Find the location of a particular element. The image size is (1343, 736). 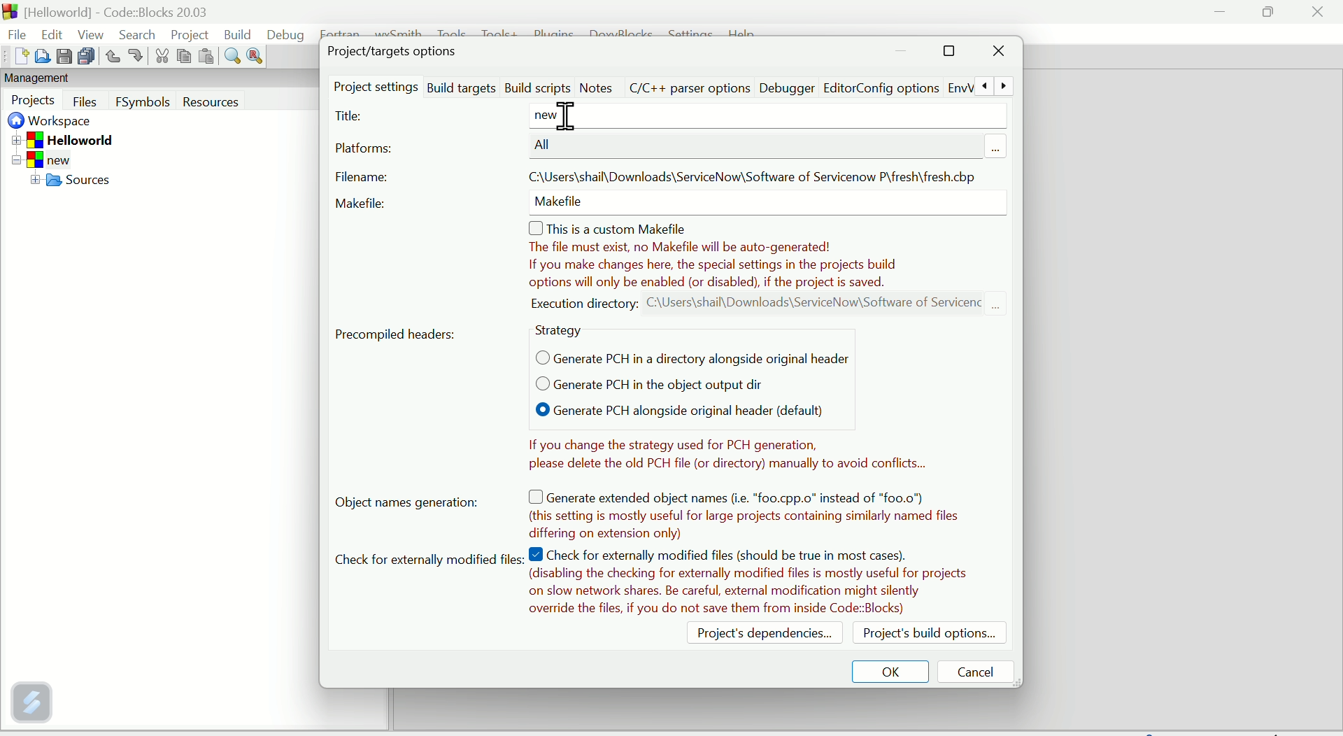

Copy is located at coordinates (183, 56).